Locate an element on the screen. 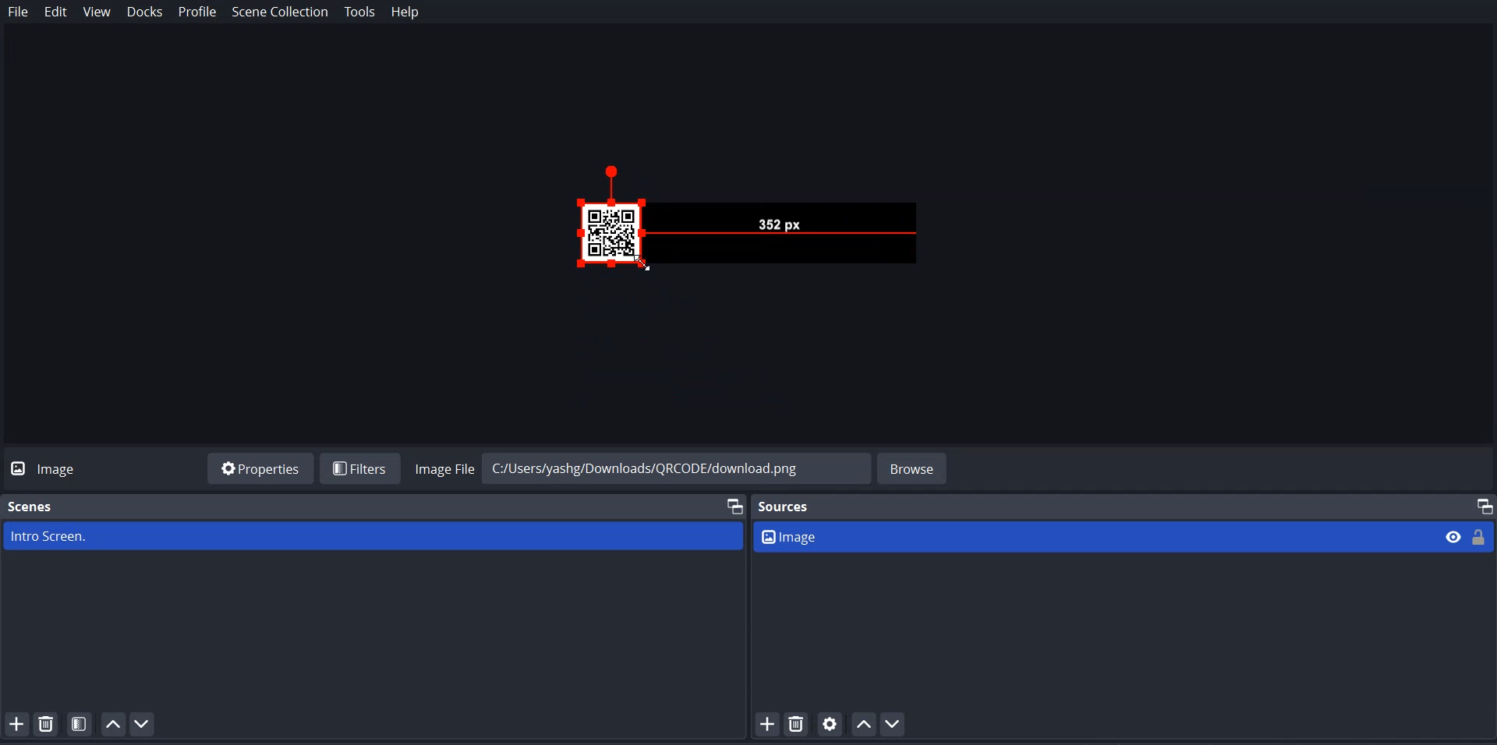 The image size is (1497, 745). Help is located at coordinates (405, 12).